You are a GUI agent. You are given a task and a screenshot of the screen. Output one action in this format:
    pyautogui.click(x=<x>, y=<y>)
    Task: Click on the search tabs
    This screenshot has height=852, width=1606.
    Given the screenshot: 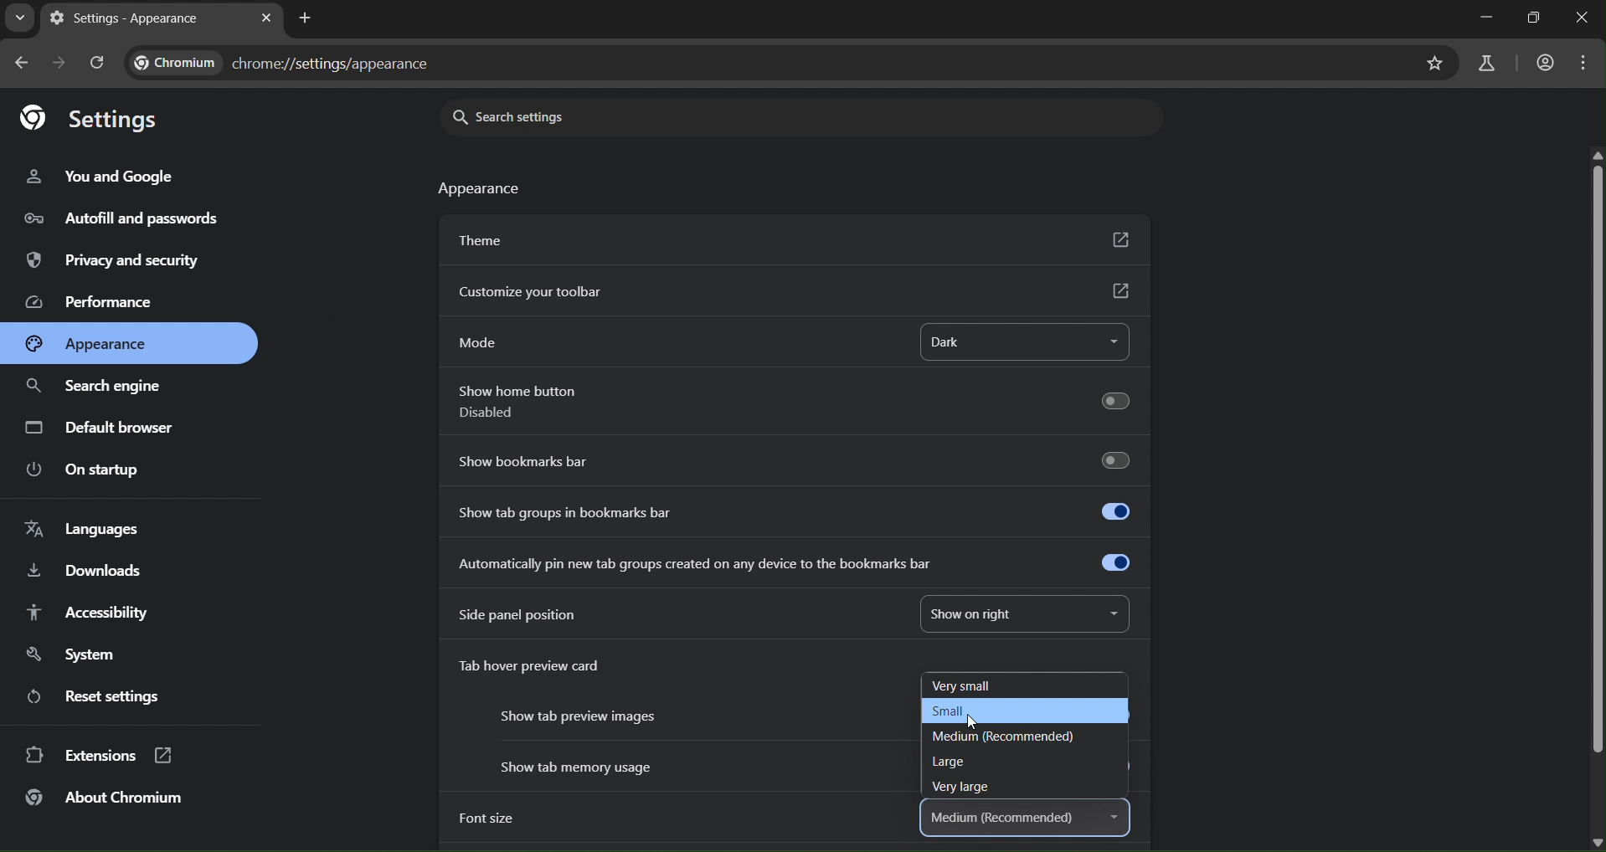 What is the action you would take?
    pyautogui.click(x=18, y=18)
    